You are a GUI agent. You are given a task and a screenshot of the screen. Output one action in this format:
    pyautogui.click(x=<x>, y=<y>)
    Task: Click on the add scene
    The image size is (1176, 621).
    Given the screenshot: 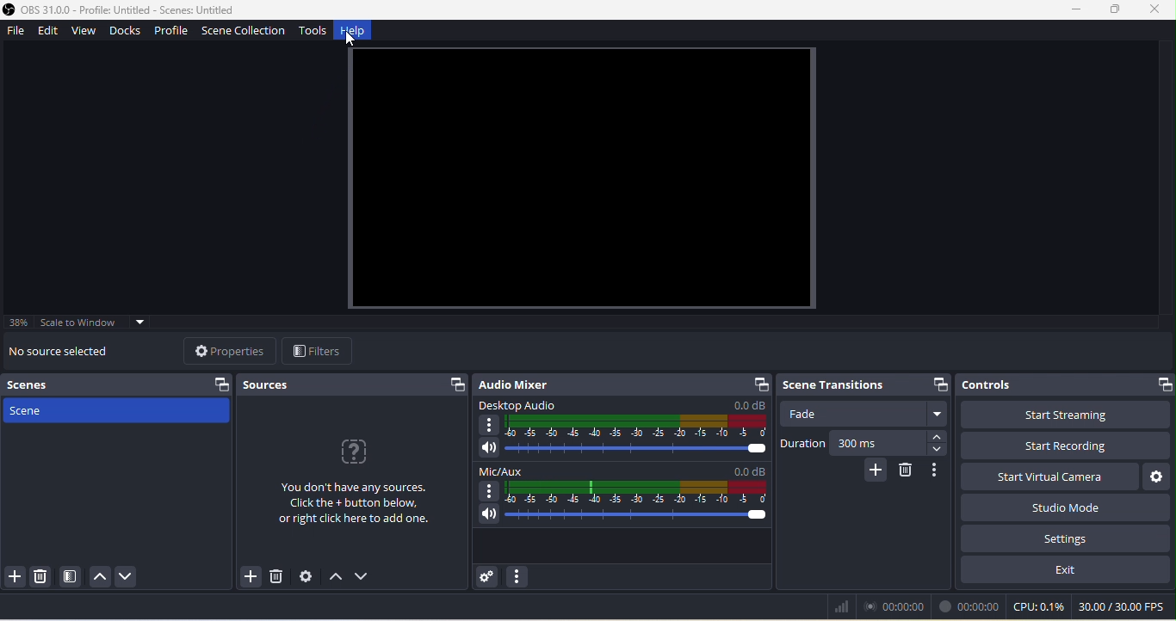 What is the action you would take?
    pyautogui.click(x=15, y=579)
    